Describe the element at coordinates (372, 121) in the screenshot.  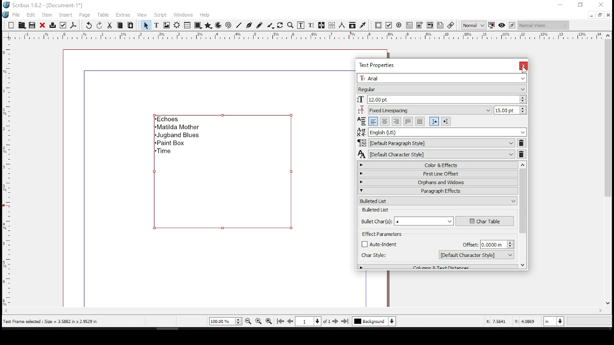
I see `align text left` at that location.